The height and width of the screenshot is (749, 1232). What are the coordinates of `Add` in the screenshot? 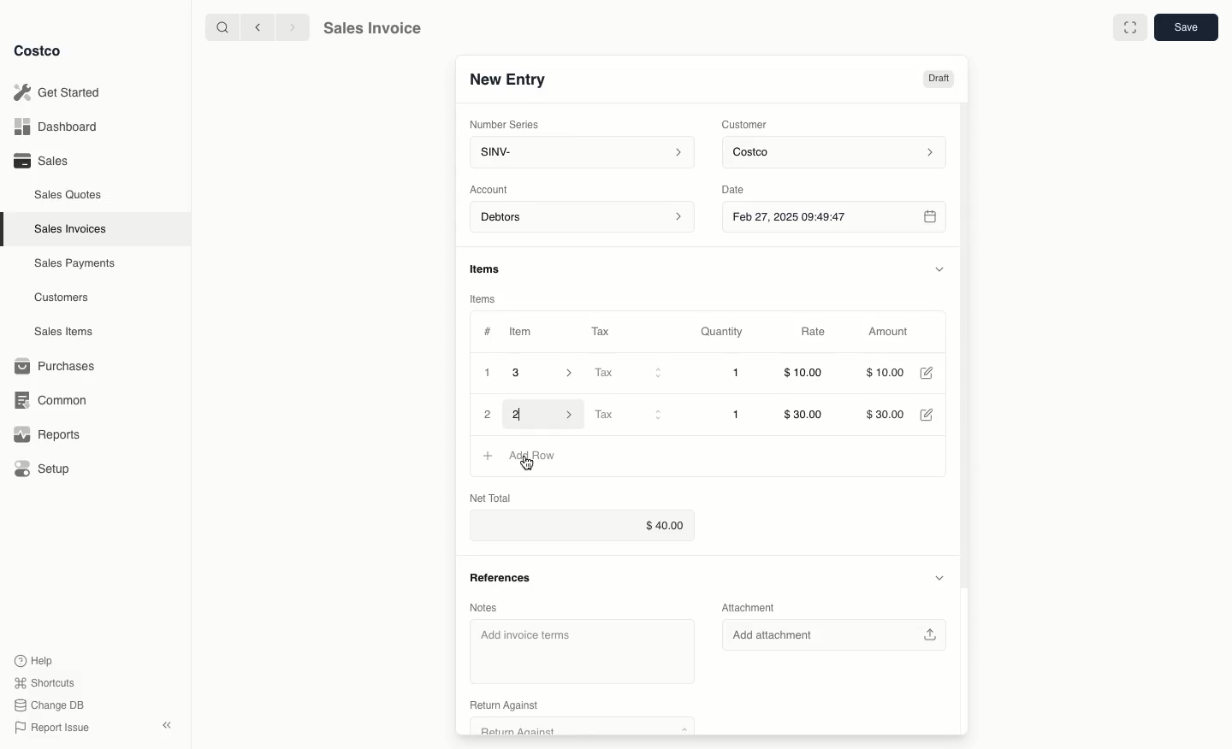 It's located at (486, 456).